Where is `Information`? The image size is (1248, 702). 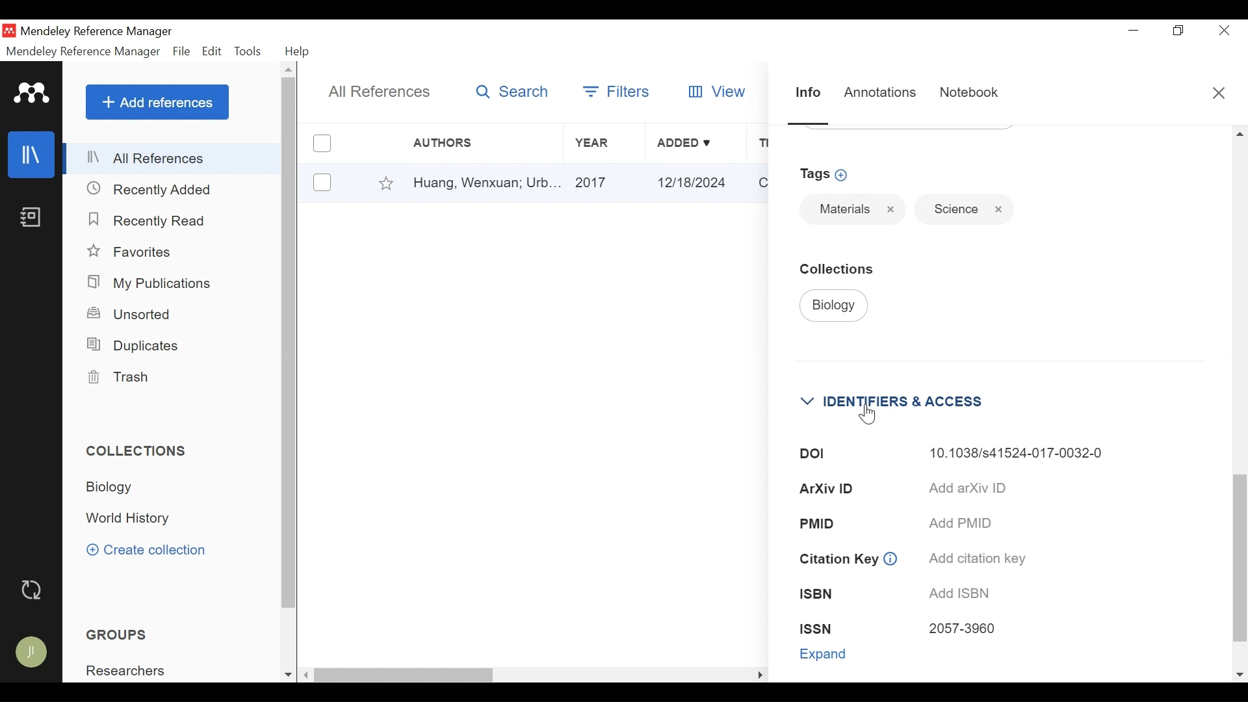
Information is located at coordinates (805, 92).